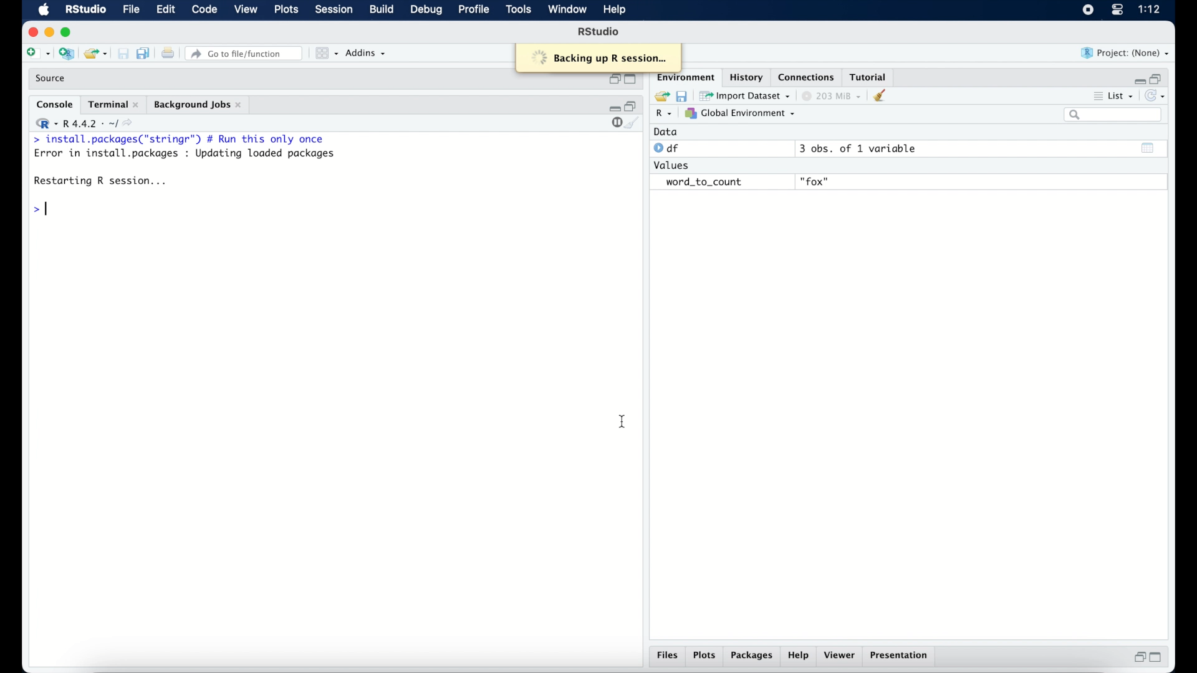 The height and width of the screenshot is (673, 1197). I want to click on refresh, so click(1156, 96).